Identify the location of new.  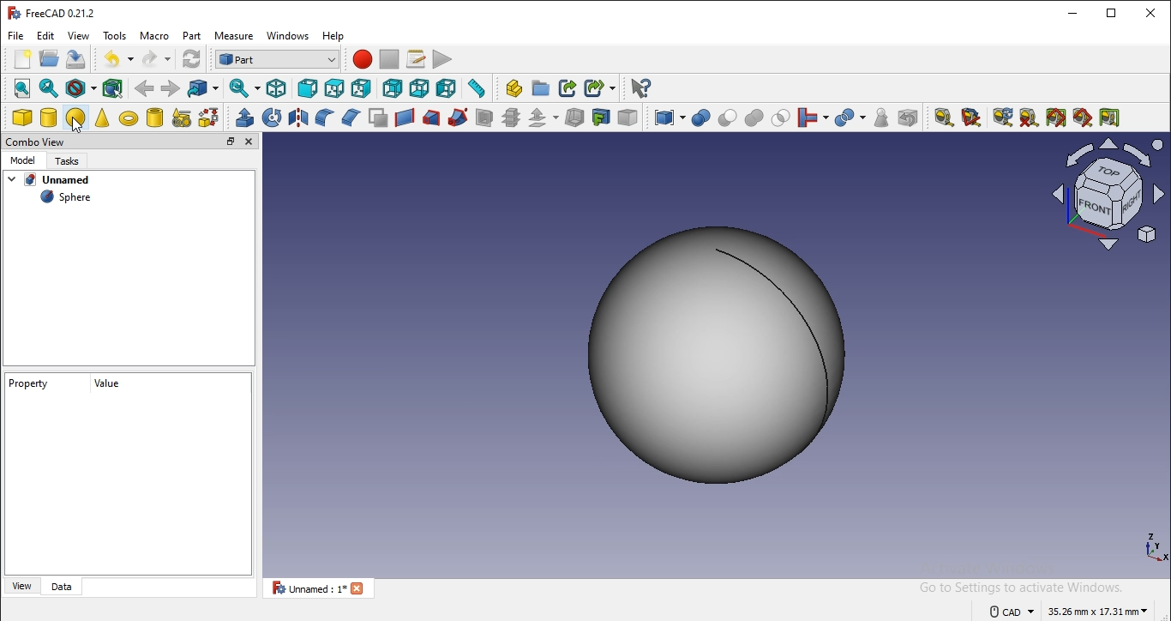
(22, 58).